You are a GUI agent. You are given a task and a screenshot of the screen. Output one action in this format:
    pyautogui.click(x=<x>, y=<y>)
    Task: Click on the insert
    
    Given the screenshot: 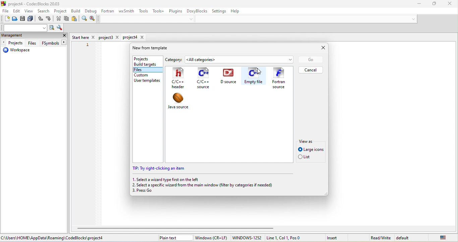 What is the action you would take?
    pyautogui.click(x=336, y=237)
    